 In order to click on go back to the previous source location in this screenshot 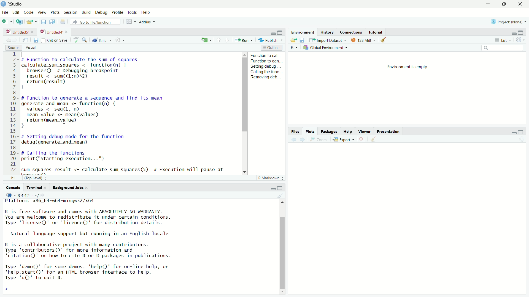, I will do `click(6, 40)`.